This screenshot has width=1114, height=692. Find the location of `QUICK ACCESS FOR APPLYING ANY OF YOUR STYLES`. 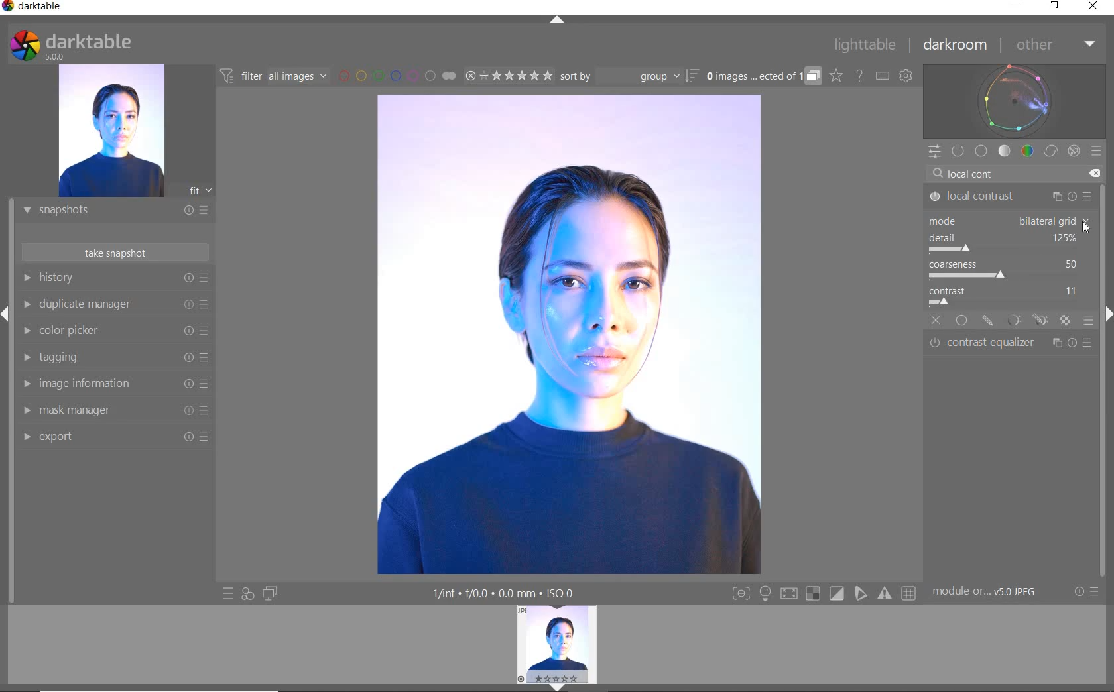

QUICK ACCESS FOR APPLYING ANY OF YOUR STYLES is located at coordinates (247, 593).